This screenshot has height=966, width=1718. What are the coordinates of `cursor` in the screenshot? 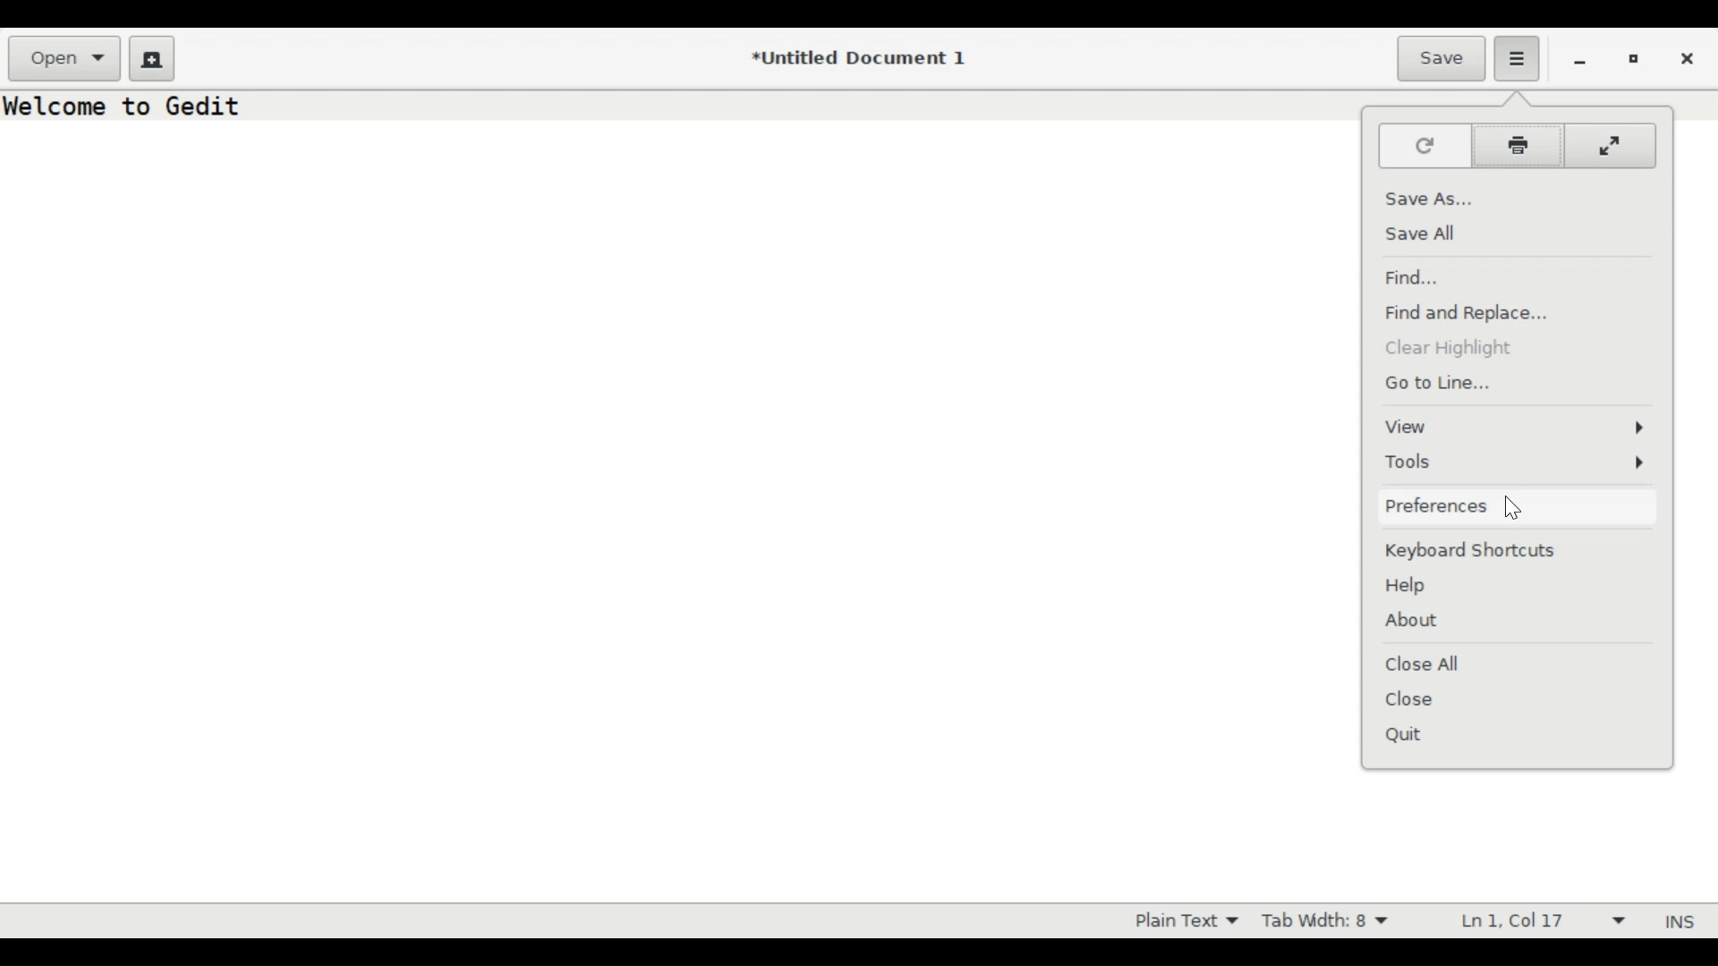 It's located at (1518, 506).